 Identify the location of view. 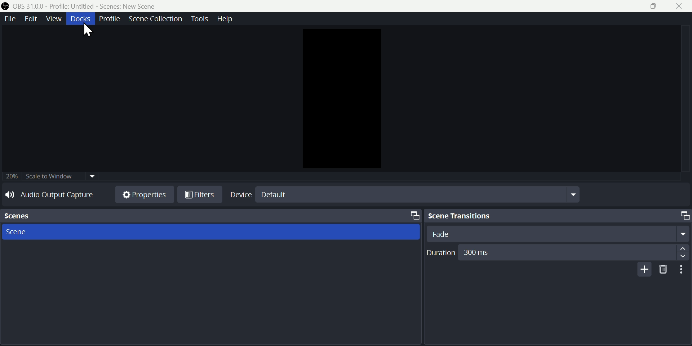
(56, 18).